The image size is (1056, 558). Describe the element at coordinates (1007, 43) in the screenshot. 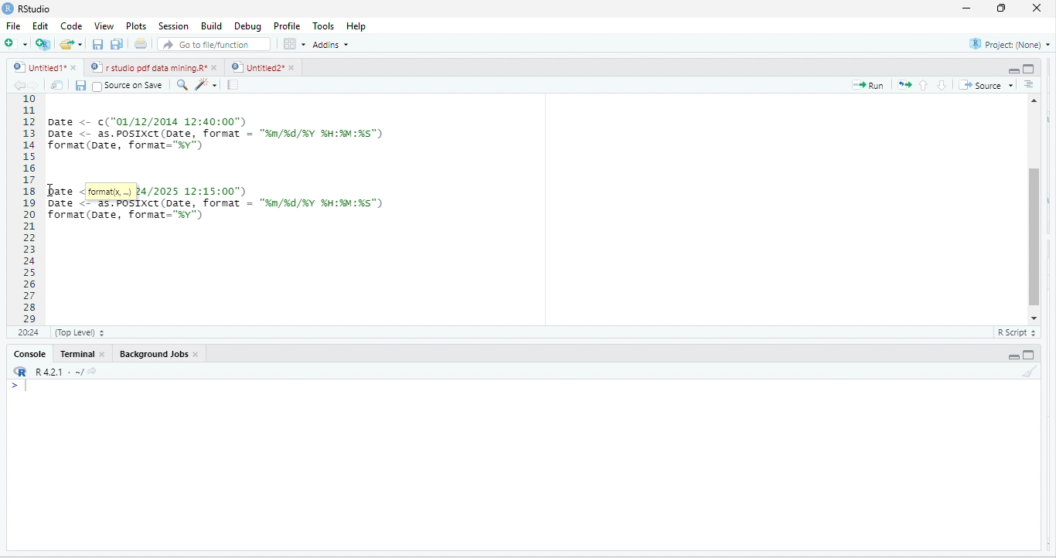

I see ` project: (None) ` at that location.